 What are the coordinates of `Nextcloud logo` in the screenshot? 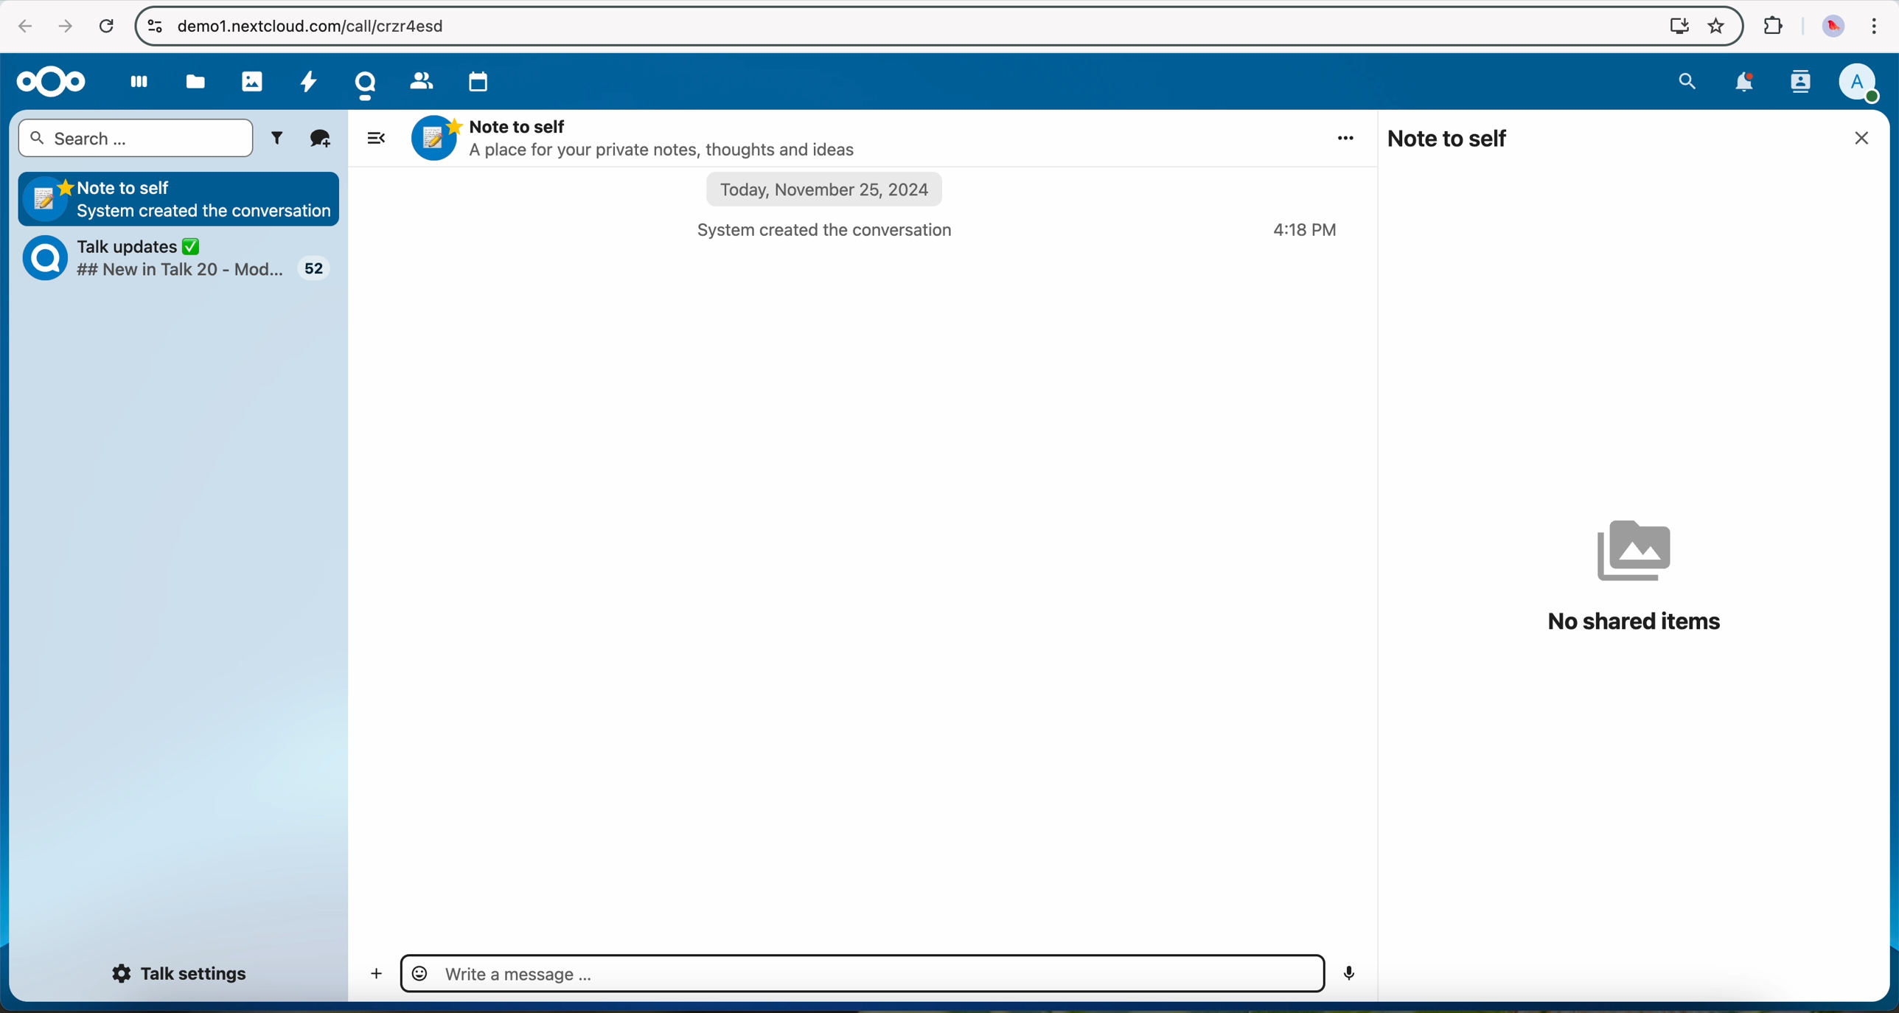 It's located at (49, 81).